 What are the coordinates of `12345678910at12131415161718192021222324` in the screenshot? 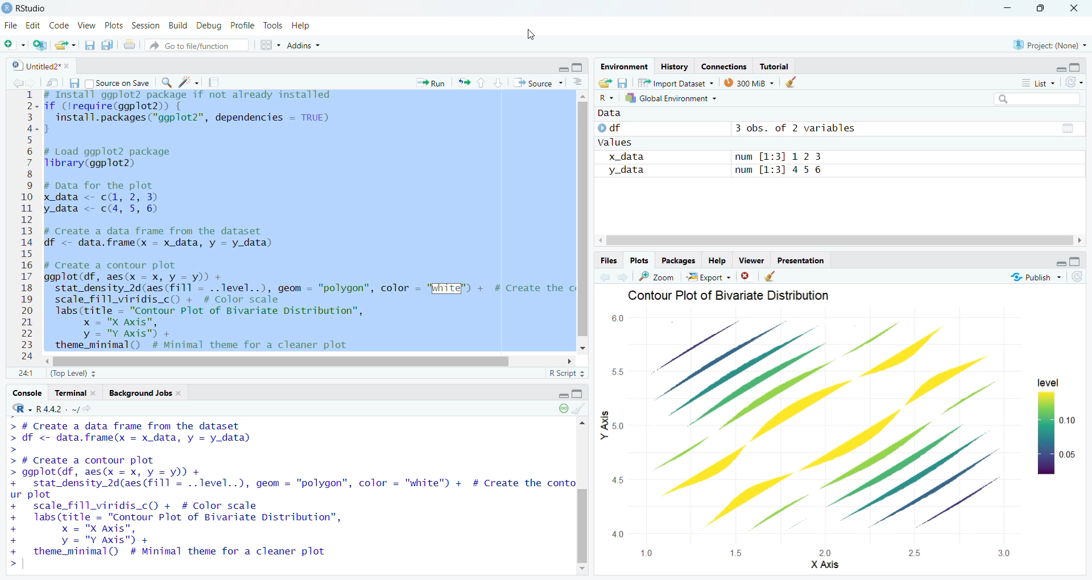 It's located at (21, 225).